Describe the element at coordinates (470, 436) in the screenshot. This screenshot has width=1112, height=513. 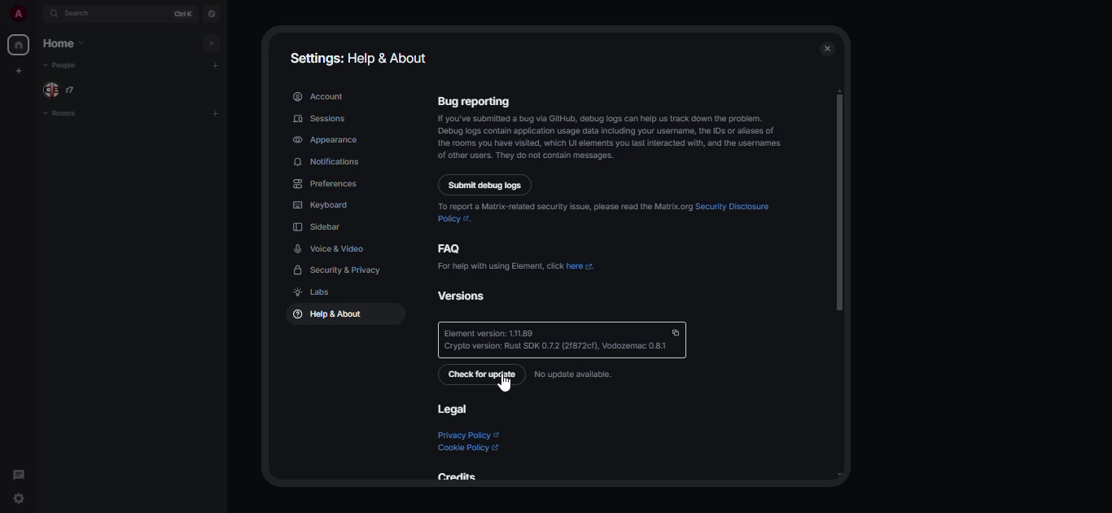
I see `privacy policy` at that location.